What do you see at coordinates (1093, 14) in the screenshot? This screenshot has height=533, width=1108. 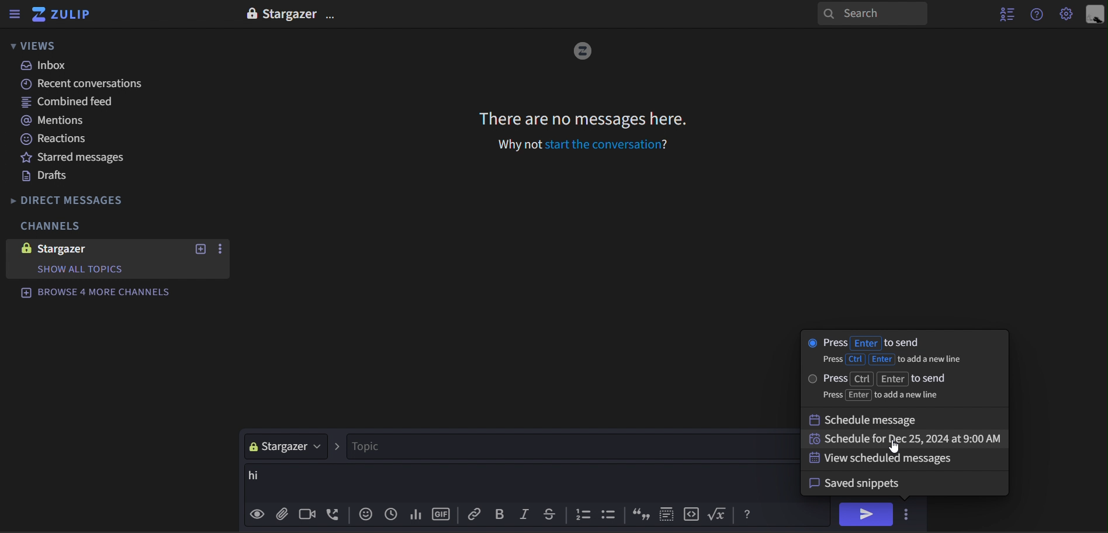 I see `personal menu` at bounding box center [1093, 14].